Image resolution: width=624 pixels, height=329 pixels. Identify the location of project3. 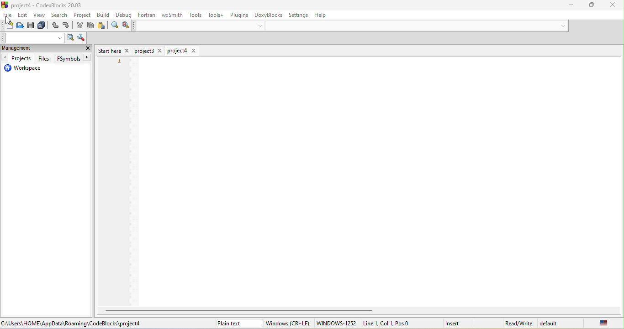
(149, 51).